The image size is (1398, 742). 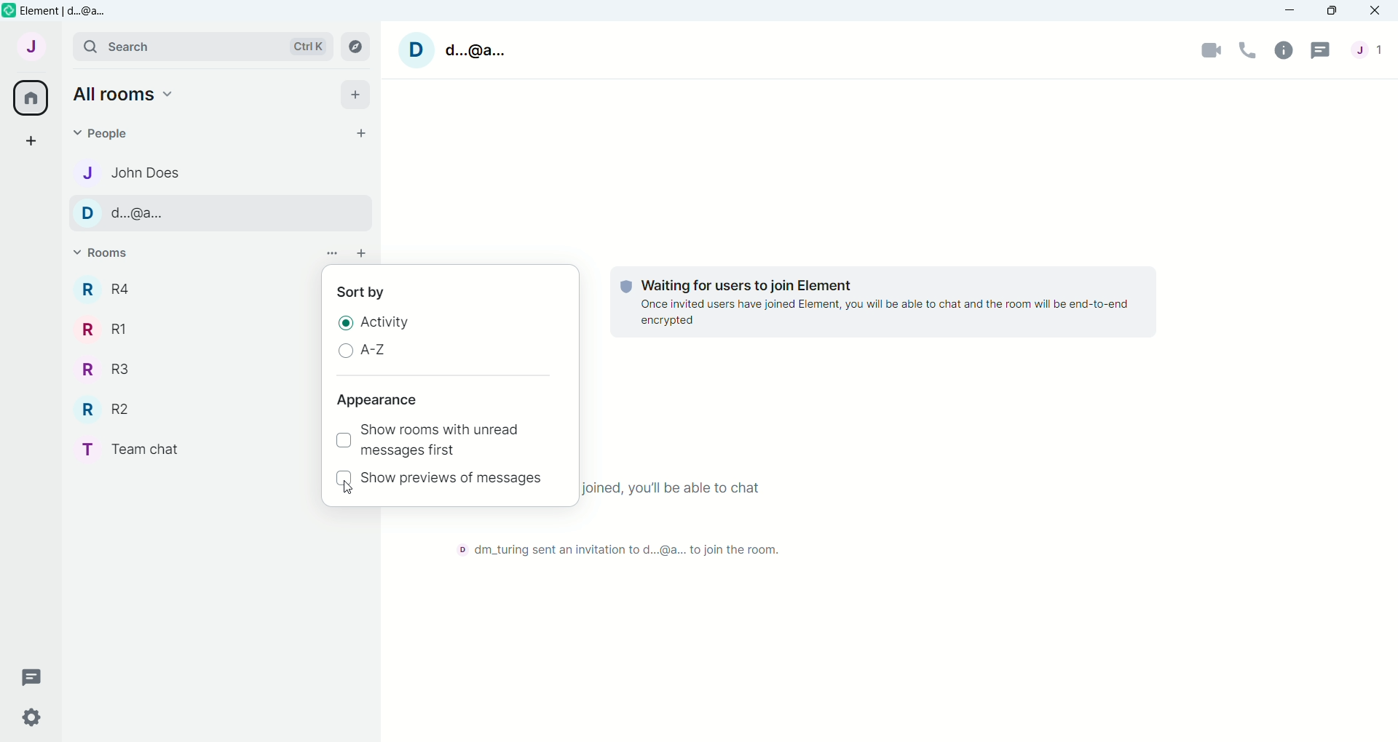 What do you see at coordinates (128, 133) in the screenshot?
I see `People` at bounding box center [128, 133].